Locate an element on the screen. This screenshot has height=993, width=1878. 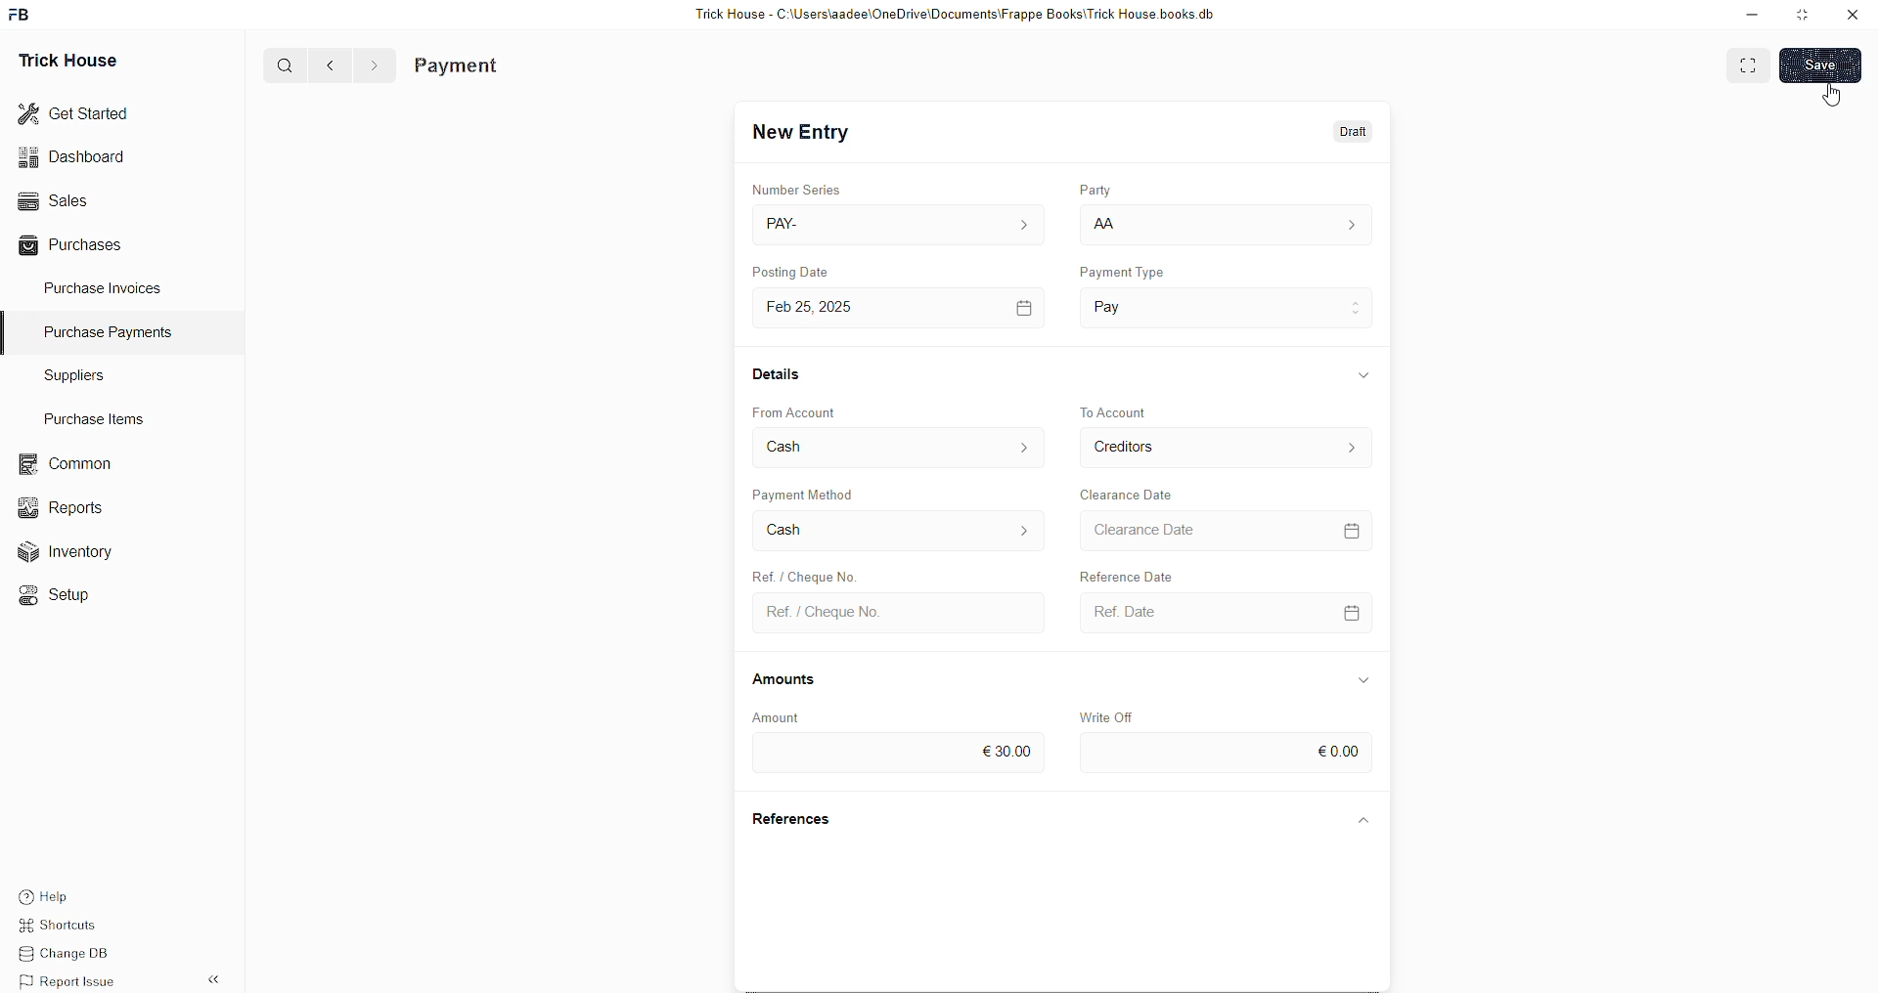
common is located at coordinates (68, 464).